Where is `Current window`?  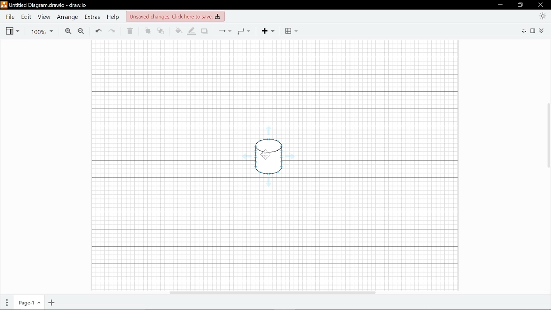 Current window is located at coordinates (43, 5).